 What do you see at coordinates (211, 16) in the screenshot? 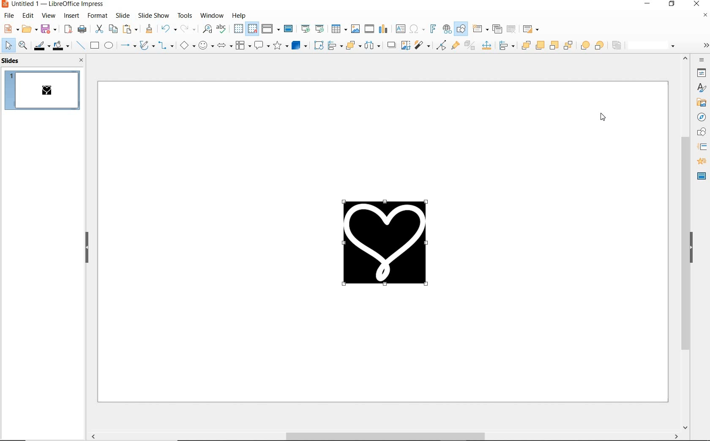
I see `window` at bounding box center [211, 16].